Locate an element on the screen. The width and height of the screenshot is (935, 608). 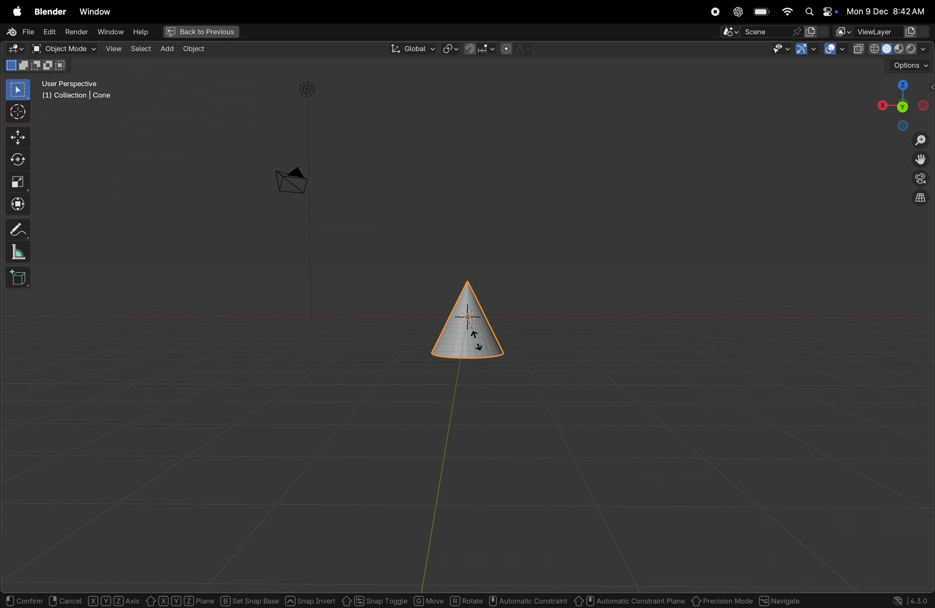
global is located at coordinates (412, 49).